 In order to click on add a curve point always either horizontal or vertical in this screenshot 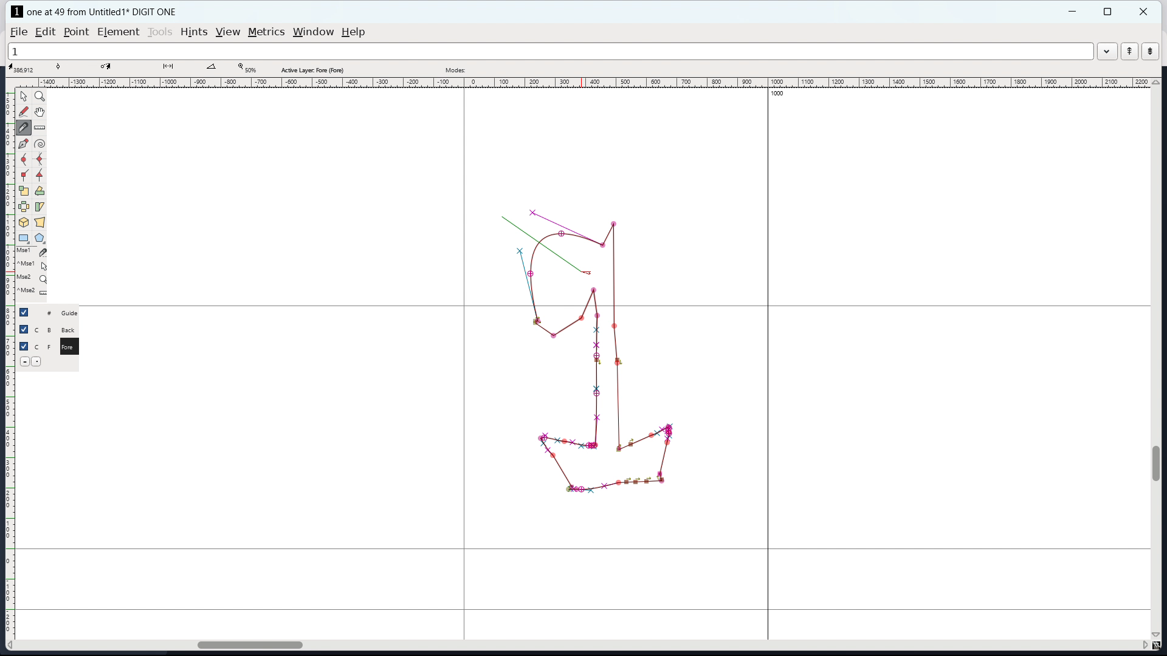, I will do `click(40, 159)`.